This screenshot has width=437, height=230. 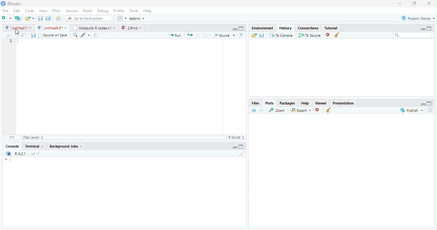 What do you see at coordinates (430, 103) in the screenshot?
I see `Full Height` at bounding box center [430, 103].